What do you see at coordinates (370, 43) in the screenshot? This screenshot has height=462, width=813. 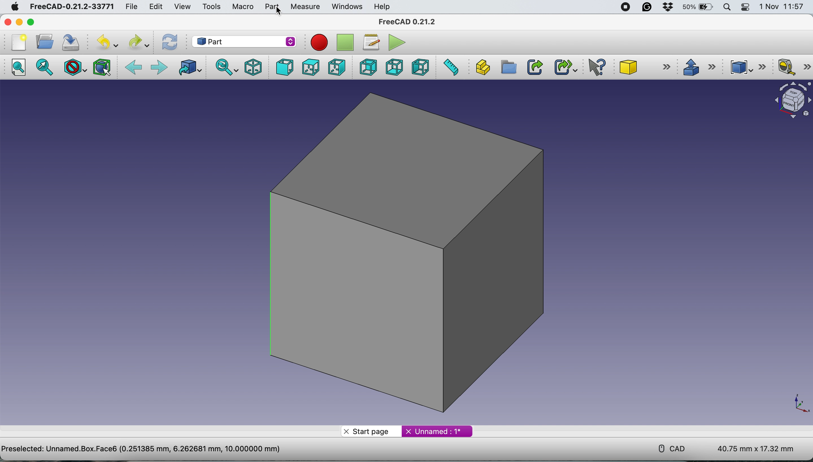 I see `macros` at bounding box center [370, 43].